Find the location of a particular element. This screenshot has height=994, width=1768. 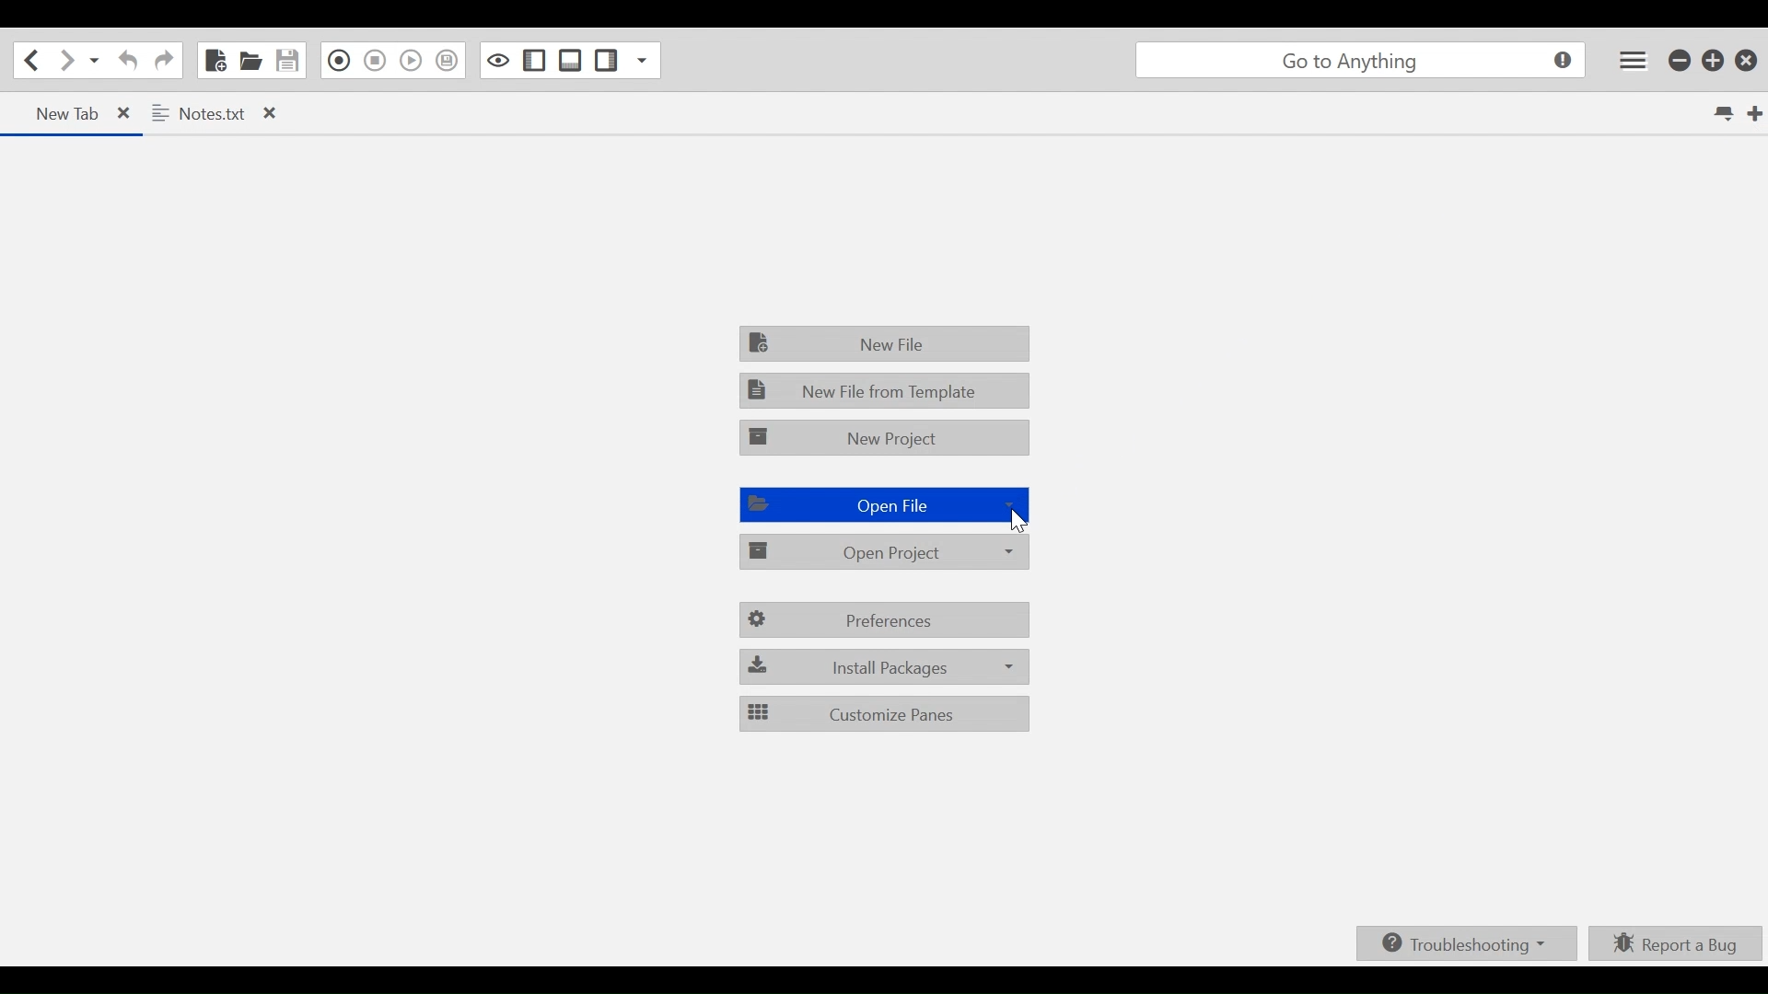

Recording in Macro is located at coordinates (335, 61).